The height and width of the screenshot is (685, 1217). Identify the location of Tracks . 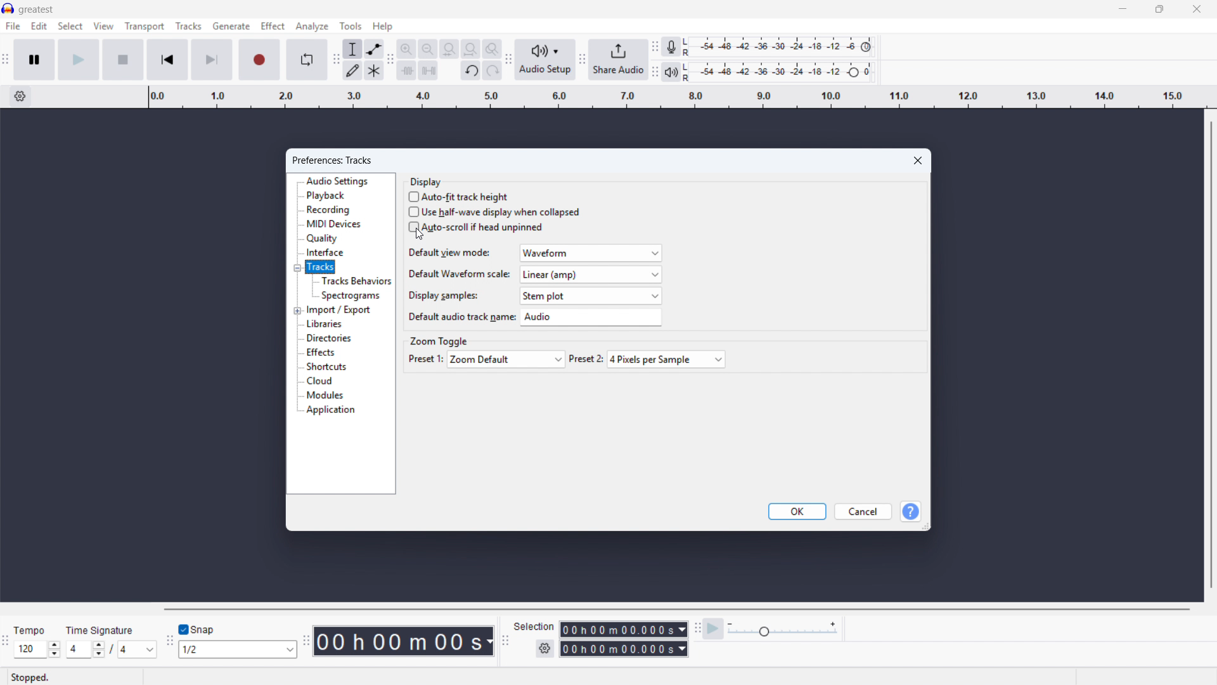
(189, 27).